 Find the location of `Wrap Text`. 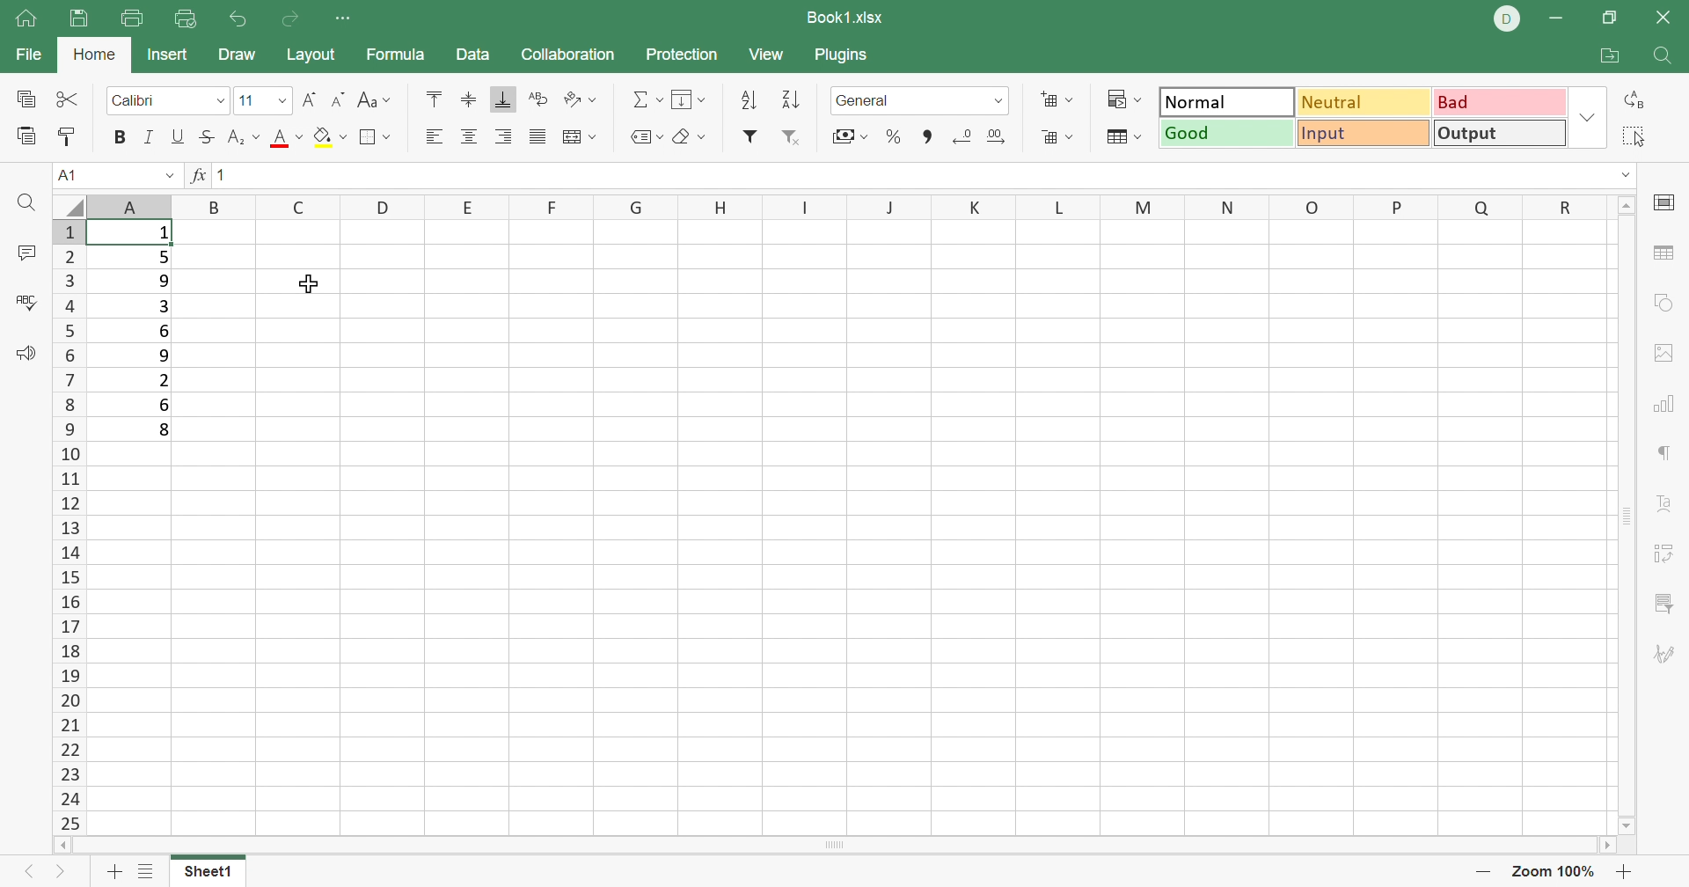

Wrap Text is located at coordinates (537, 98).